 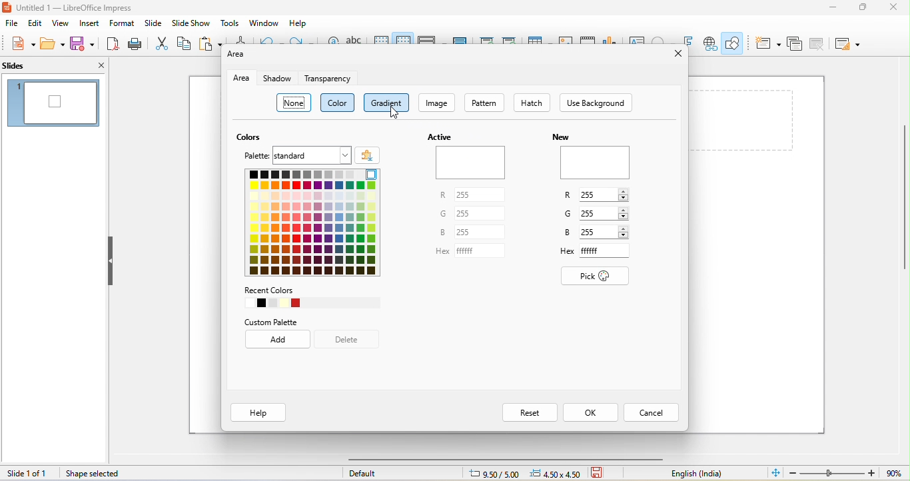 I want to click on slide 1 of 1, so click(x=29, y=474).